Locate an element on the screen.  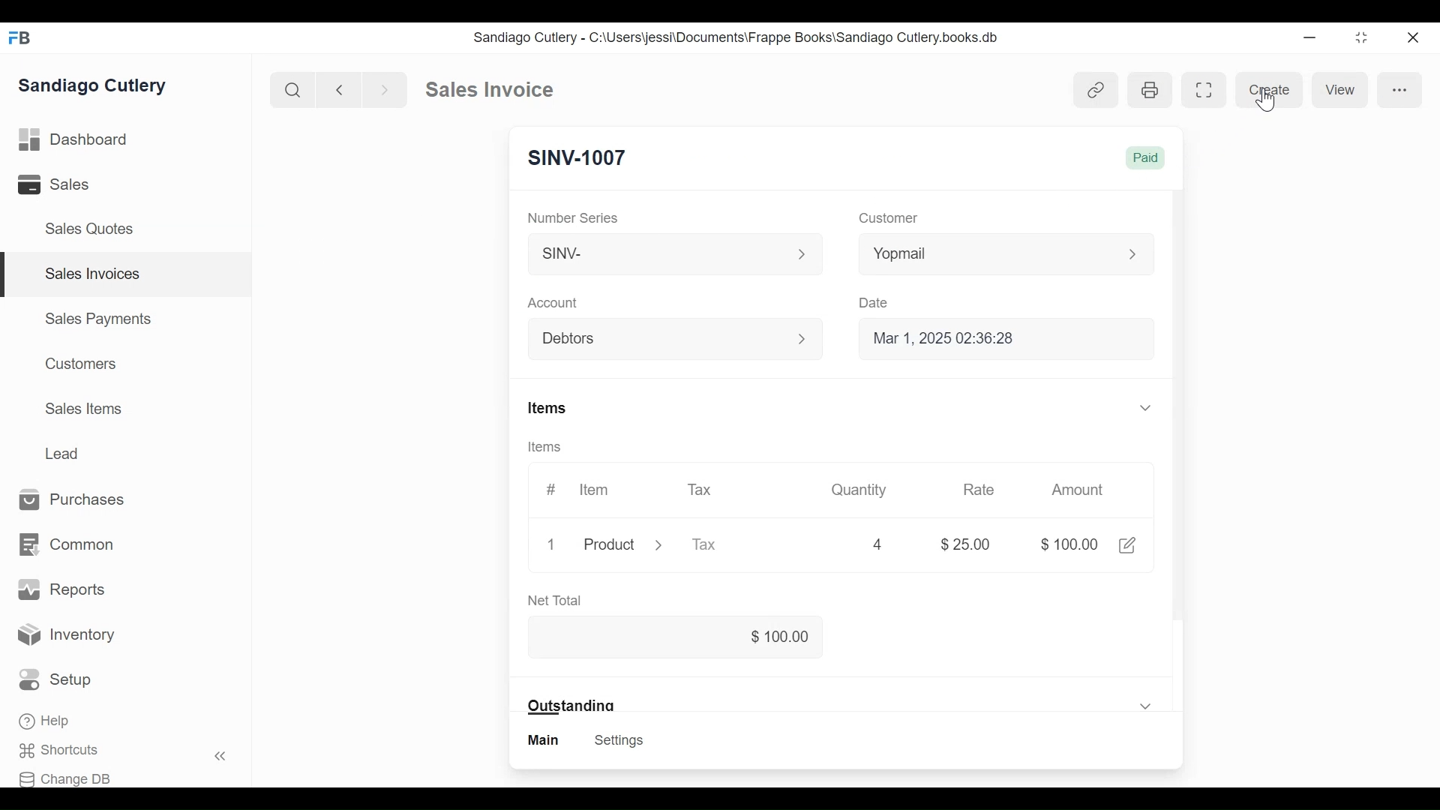
Dashboard is located at coordinates (73, 139).